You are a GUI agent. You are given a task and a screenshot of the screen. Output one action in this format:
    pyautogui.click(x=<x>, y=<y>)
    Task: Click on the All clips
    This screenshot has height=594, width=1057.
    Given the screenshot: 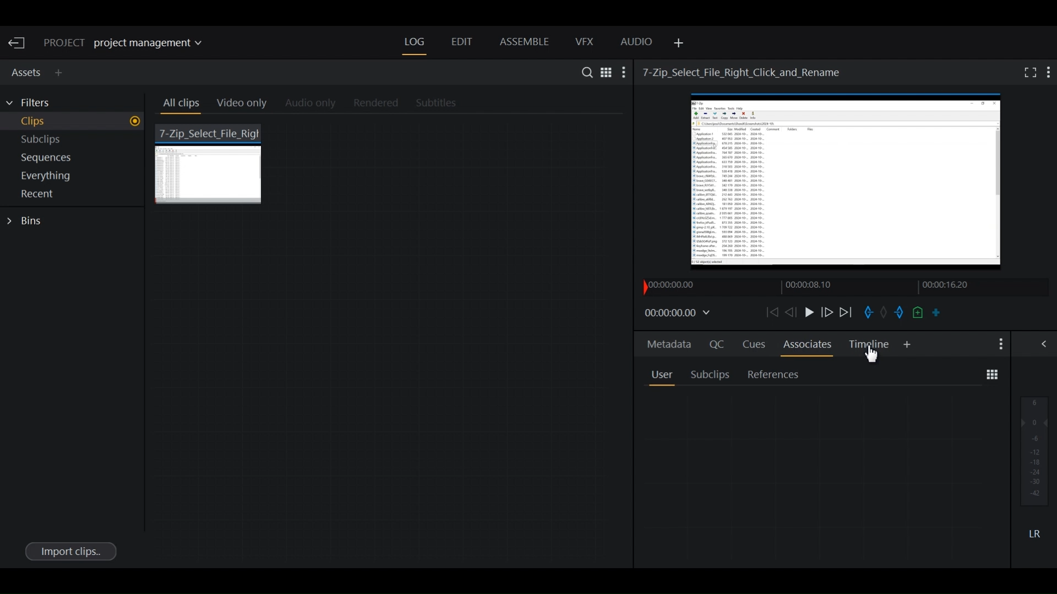 What is the action you would take?
    pyautogui.click(x=179, y=105)
    